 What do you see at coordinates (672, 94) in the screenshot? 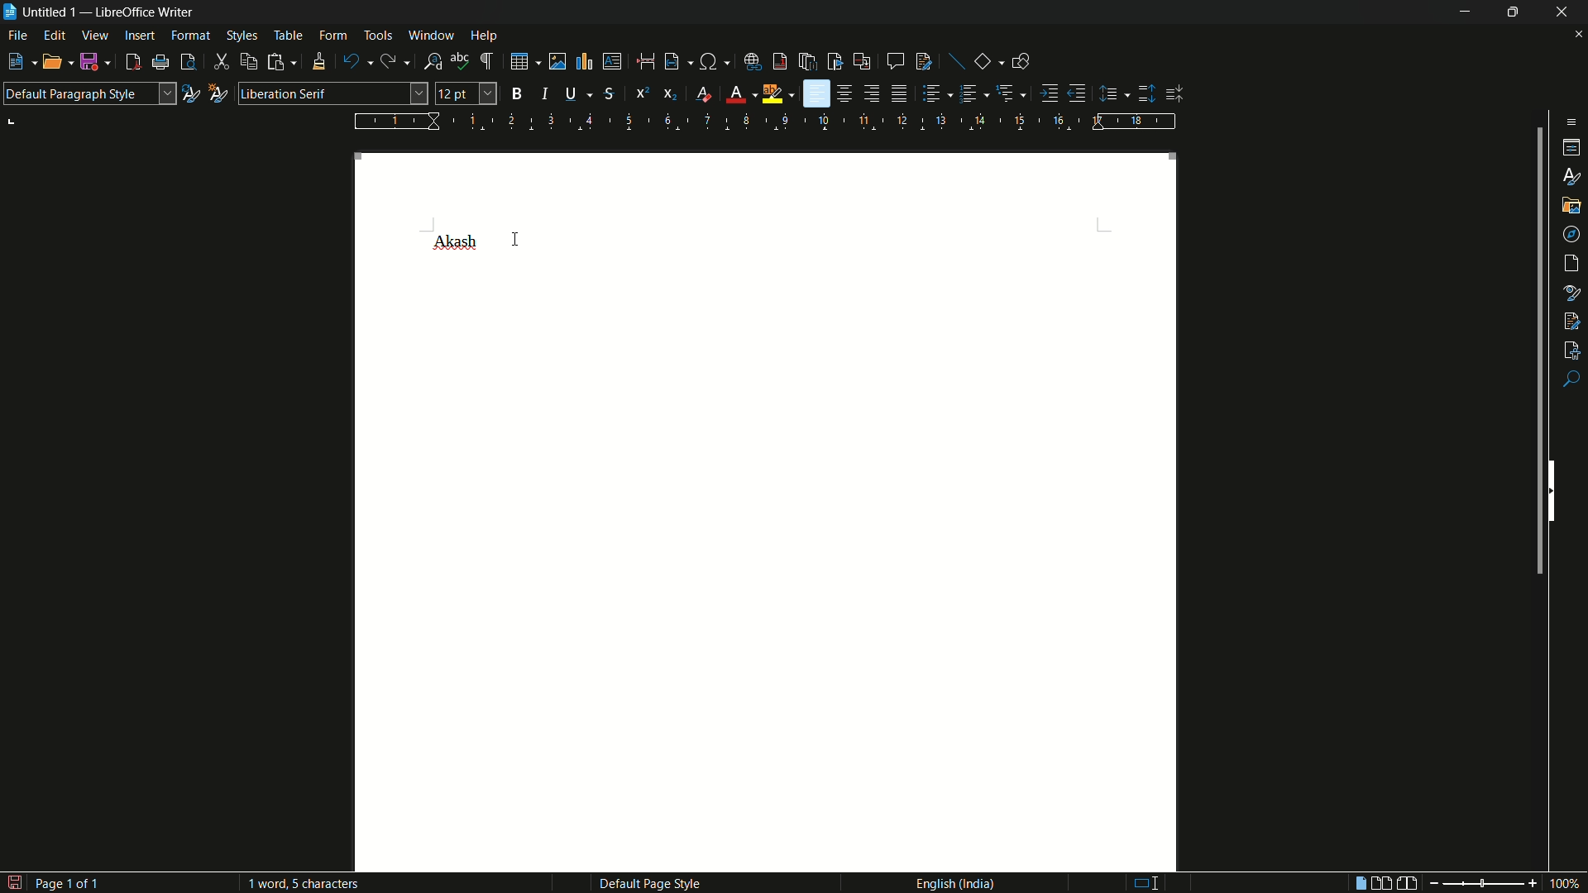
I see `subscript` at bounding box center [672, 94].